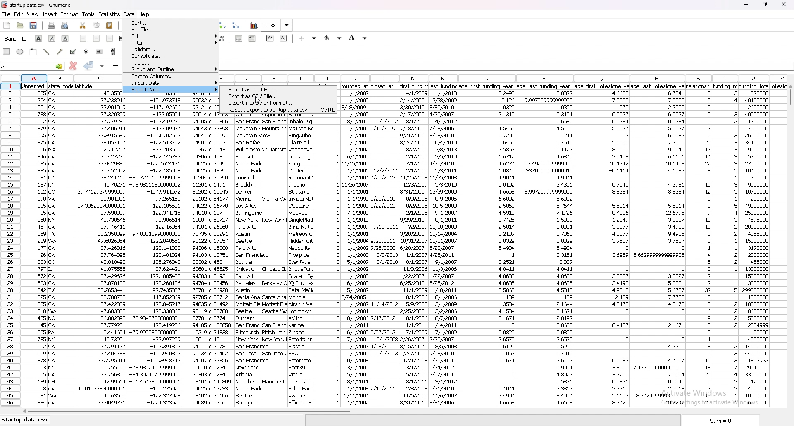 The width and height of the screenshot is (794, 426). What do you see at coordinates (87, 52) in the screenshot?
I see `radio button` at bounding box center [87, 52].